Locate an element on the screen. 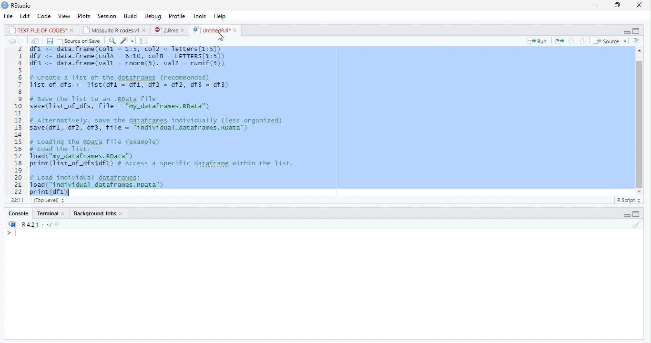 The height and width of the screenshot is (343, 651). Source is located at coordinates (609, 40).